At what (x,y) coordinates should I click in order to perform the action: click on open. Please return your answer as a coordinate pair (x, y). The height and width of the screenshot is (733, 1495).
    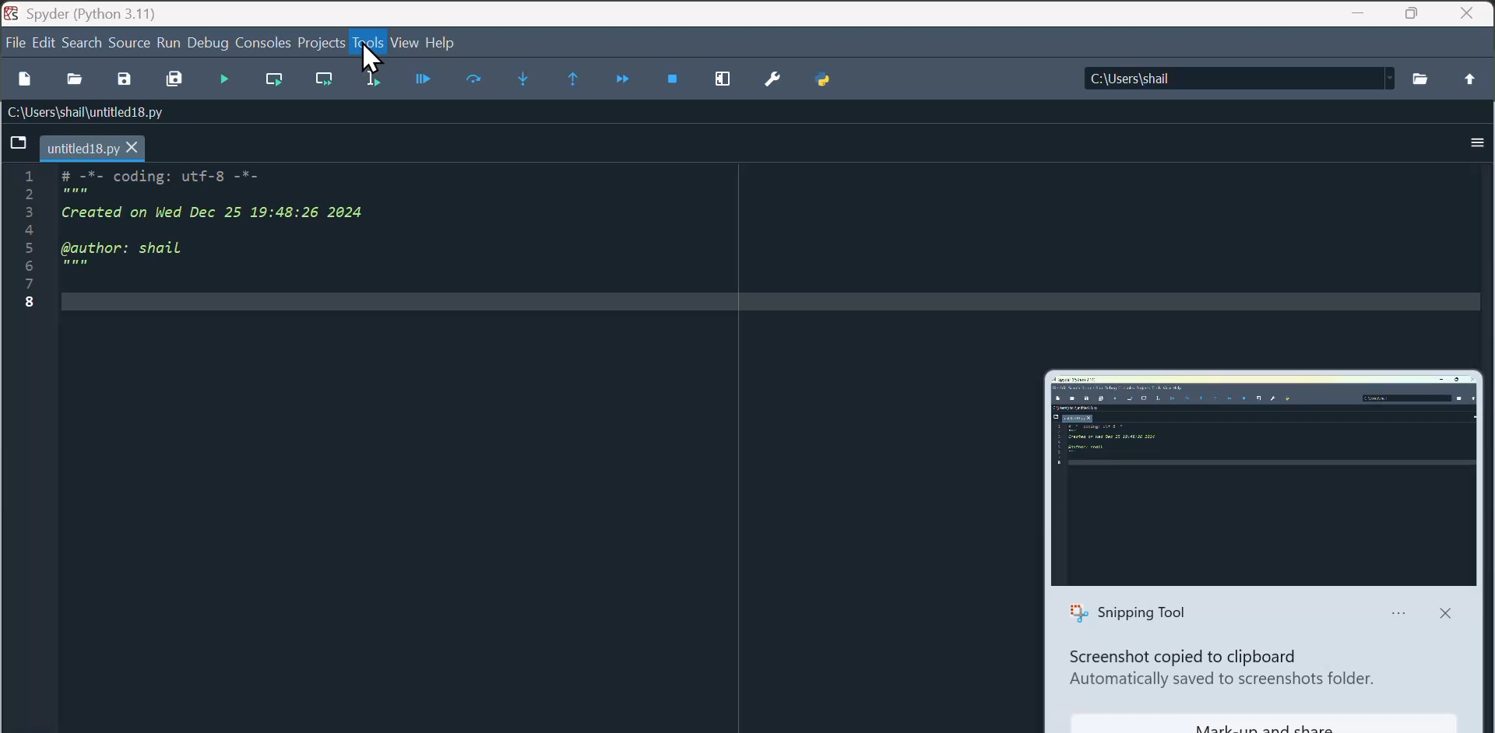
    Looking at the image, I should click on (72, 79).